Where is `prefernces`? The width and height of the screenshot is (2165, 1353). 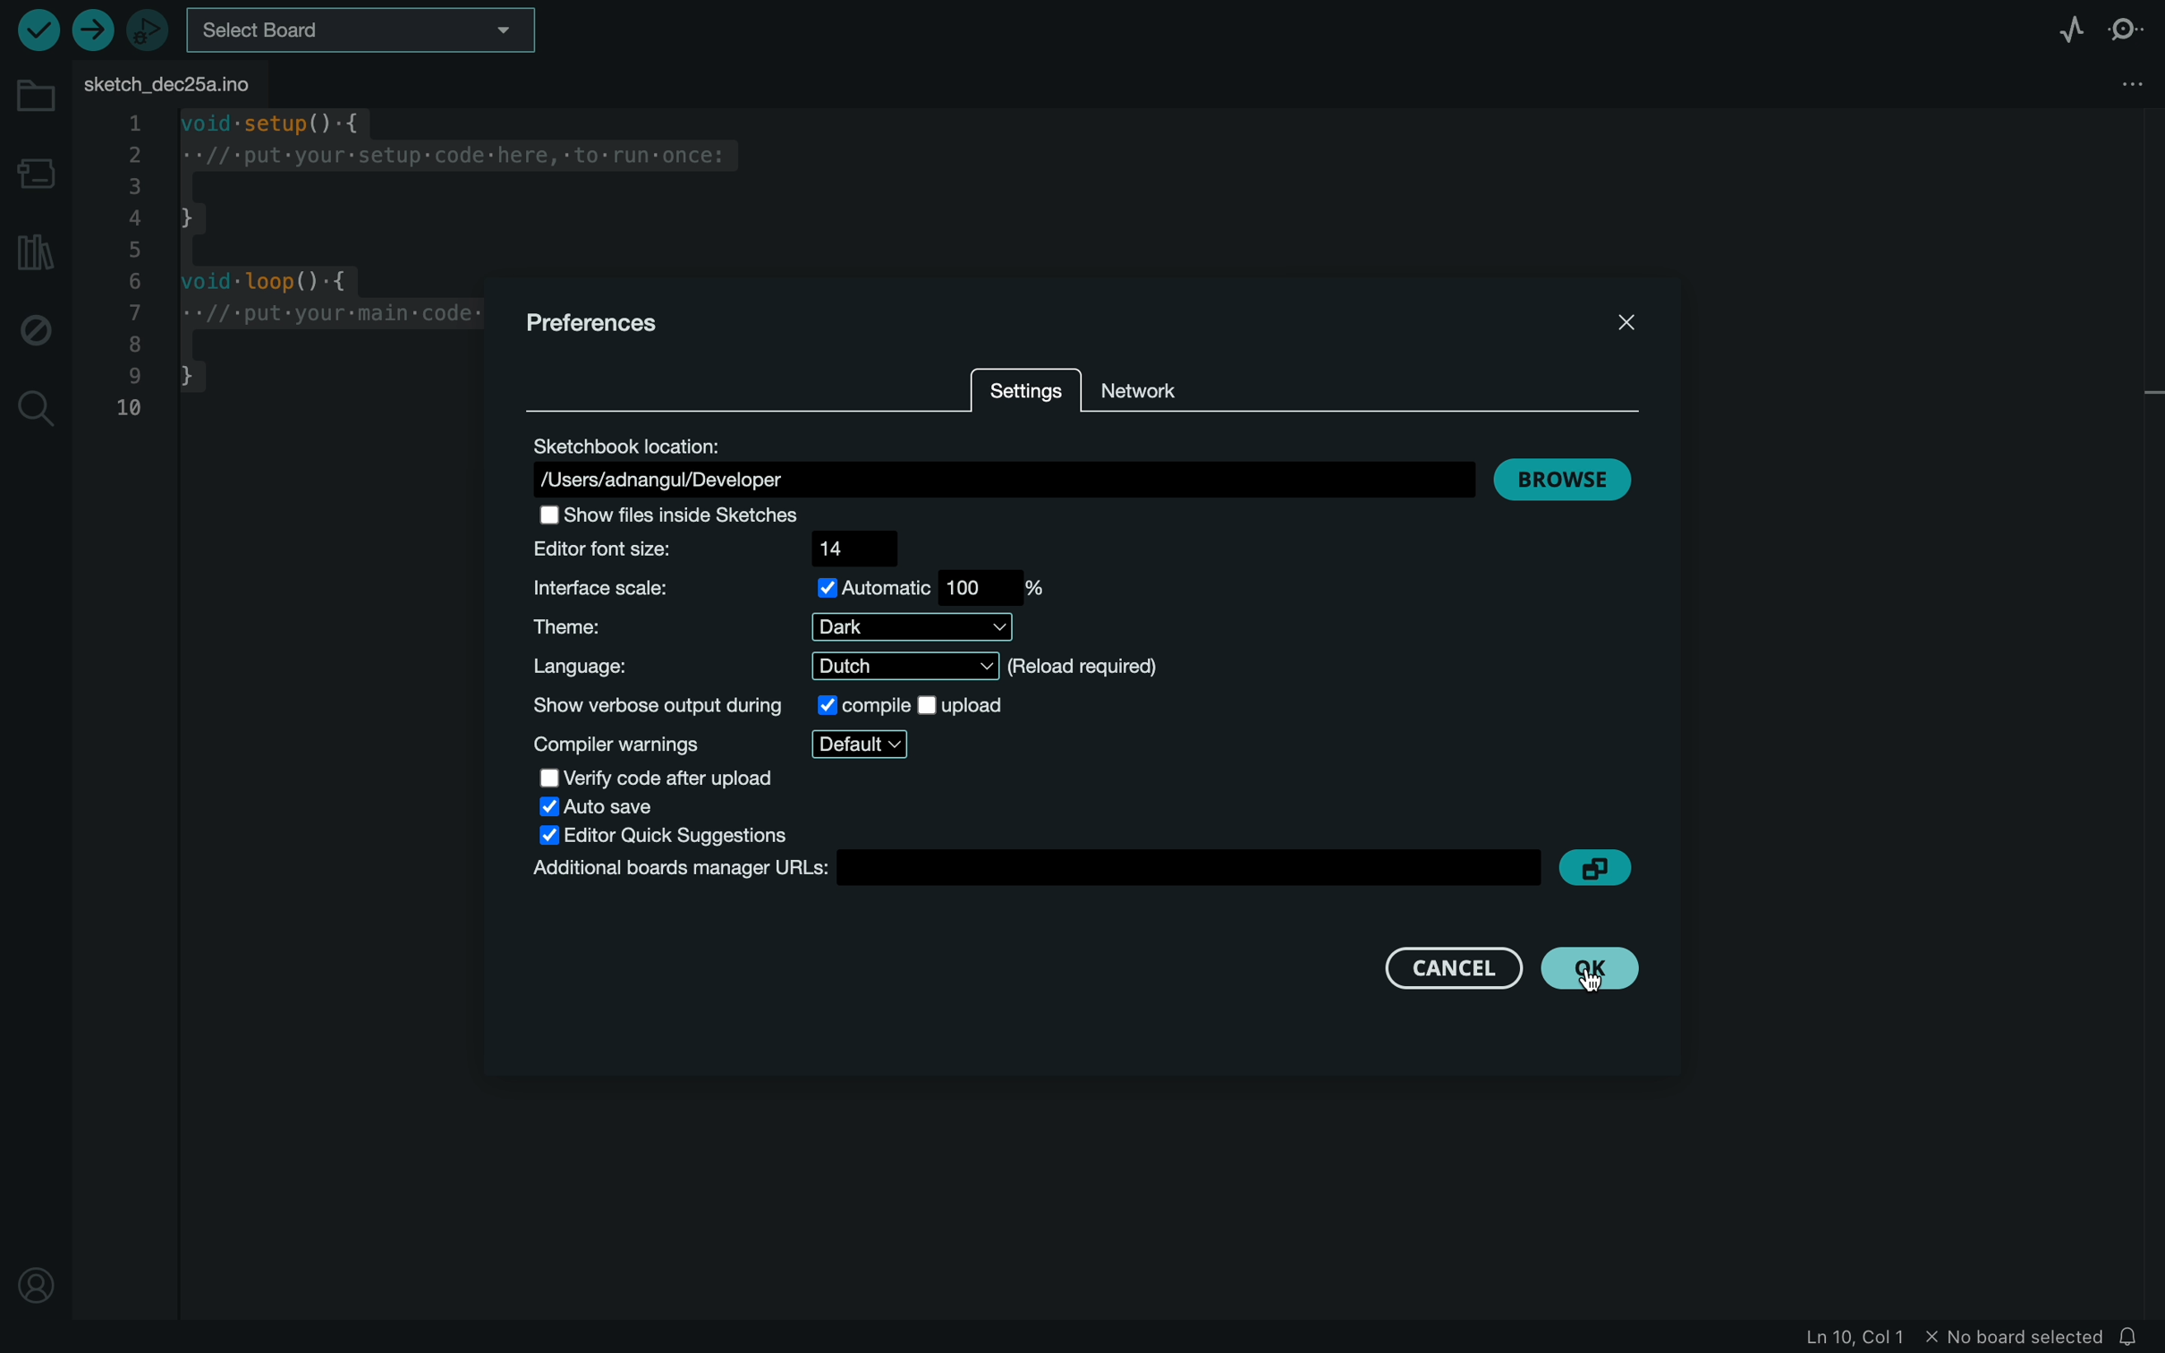 prefernces is located at coordinates (601, 323).